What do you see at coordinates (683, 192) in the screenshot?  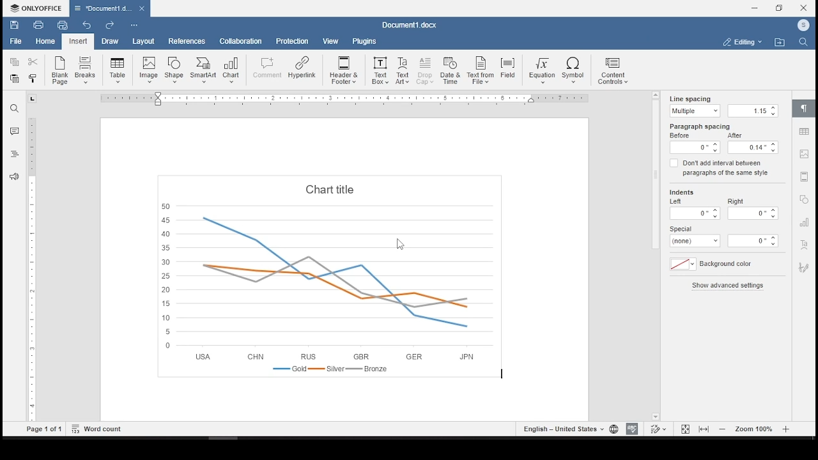 I see `indents` at bounding box center [683, 192].